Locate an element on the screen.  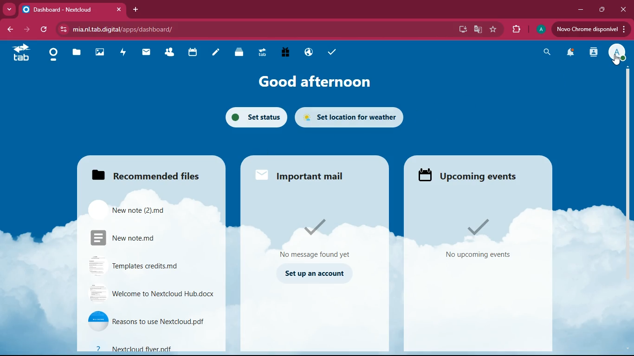
images is located at coordinates (100, 53).